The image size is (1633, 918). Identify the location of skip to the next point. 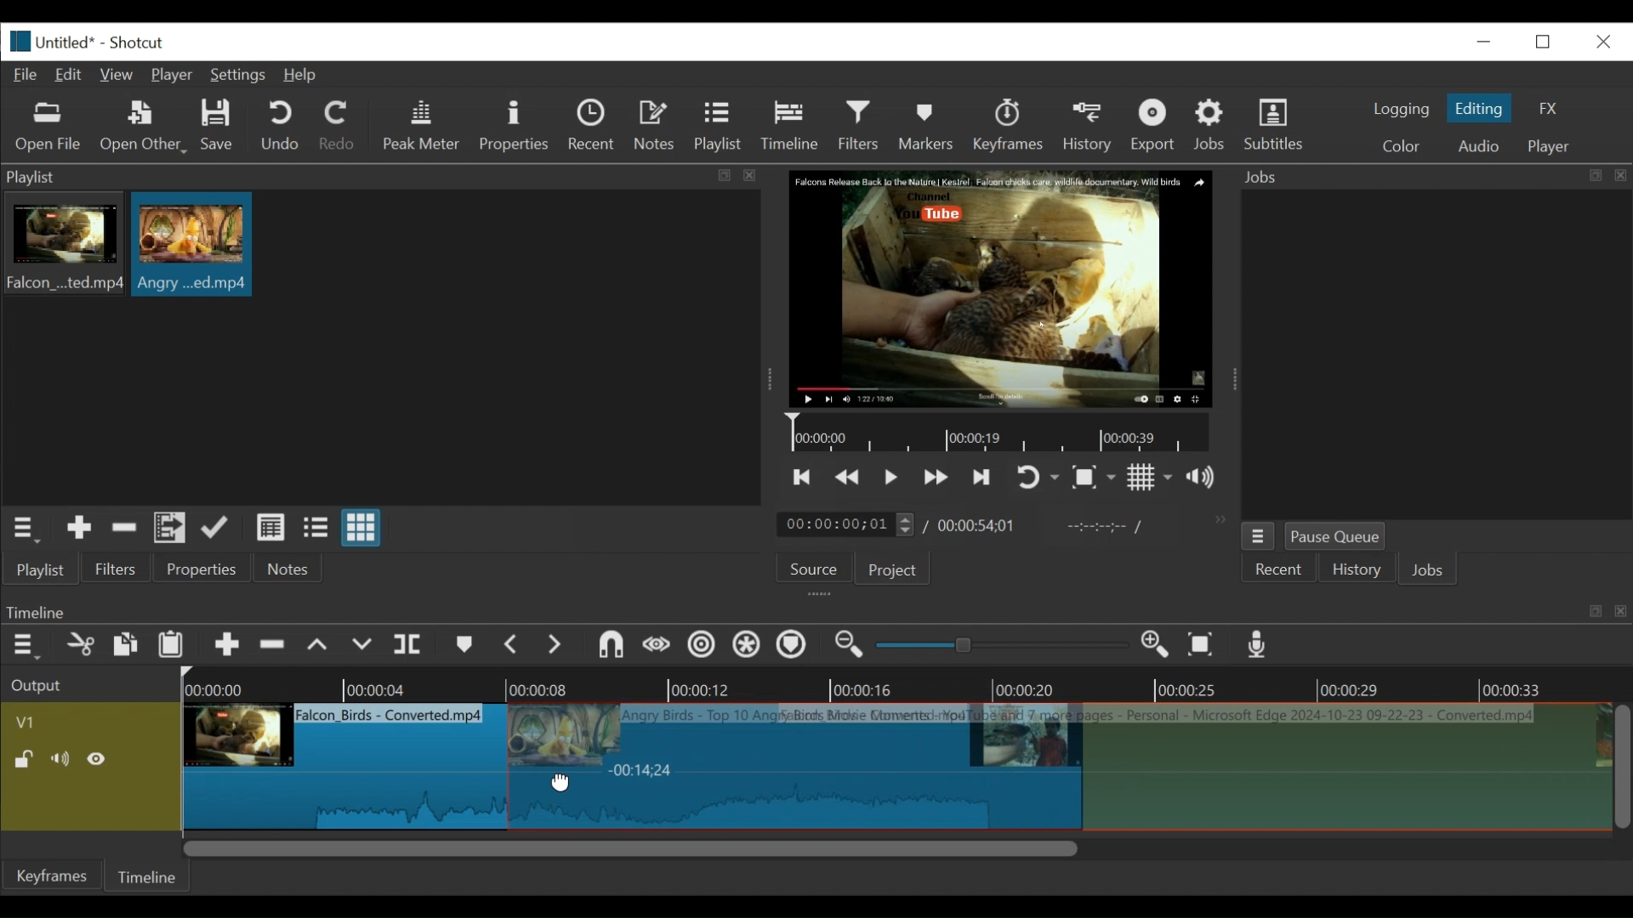
(984, 477).